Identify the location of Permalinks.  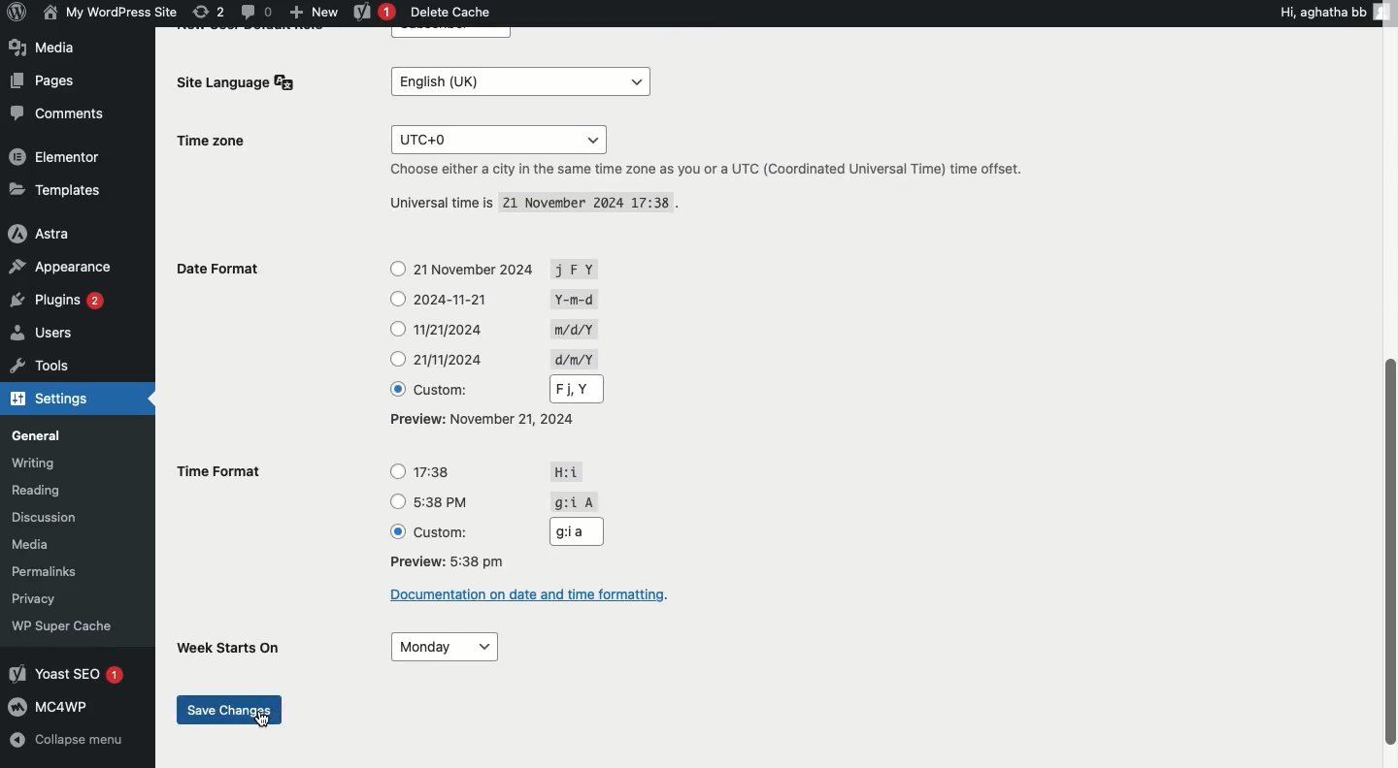
(68, 571).